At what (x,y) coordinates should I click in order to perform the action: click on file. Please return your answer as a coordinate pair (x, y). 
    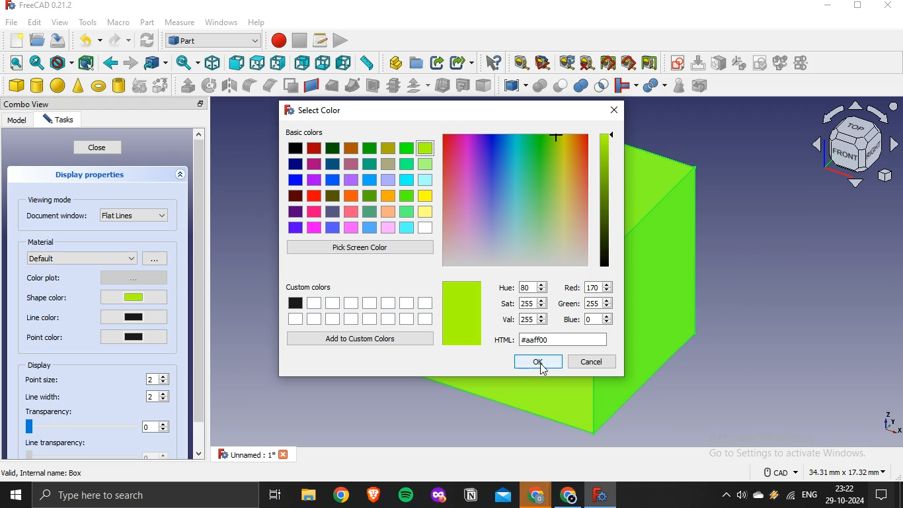
    Looking at the image, I should click on (12, 21).